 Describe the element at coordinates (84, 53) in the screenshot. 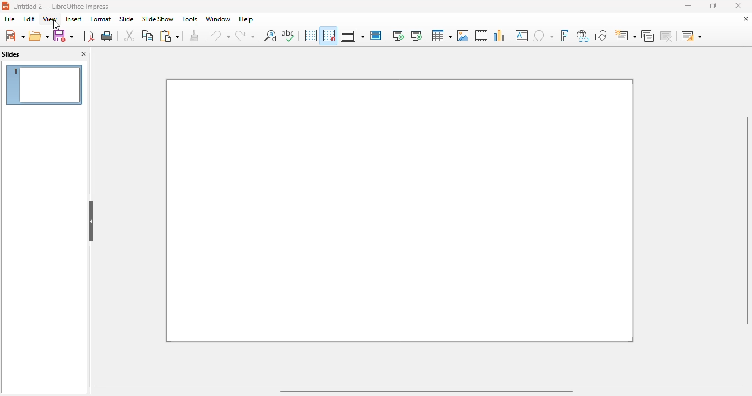

I see `close pane` at that location.